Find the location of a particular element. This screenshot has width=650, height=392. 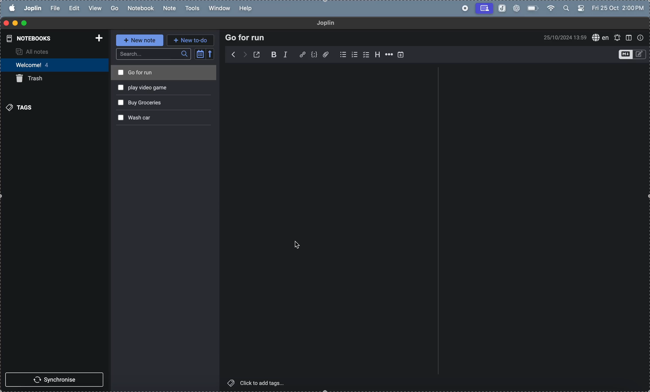

Go for run is located at coordinates (139, 73).